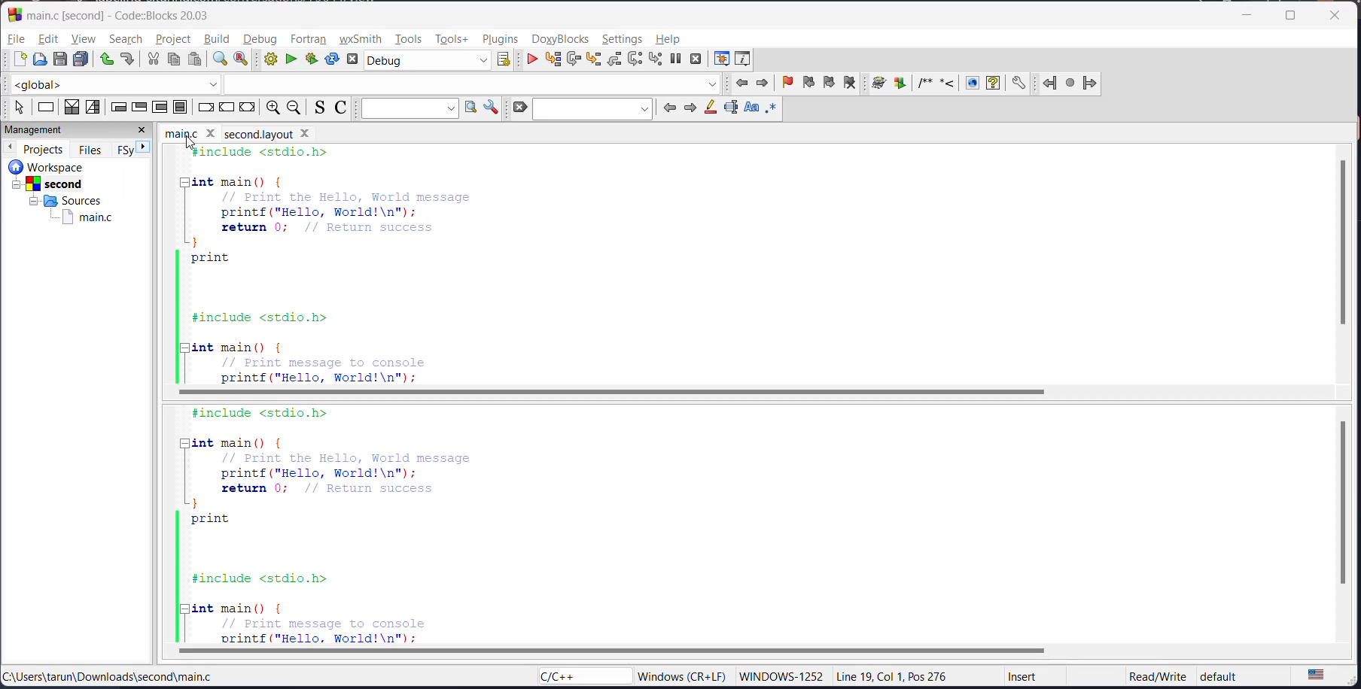 The image size is (1361, 689). What do you see at coordinates (1024, 678) in the screenshot?
I see `Insert` at bounding box center [1024, 678].